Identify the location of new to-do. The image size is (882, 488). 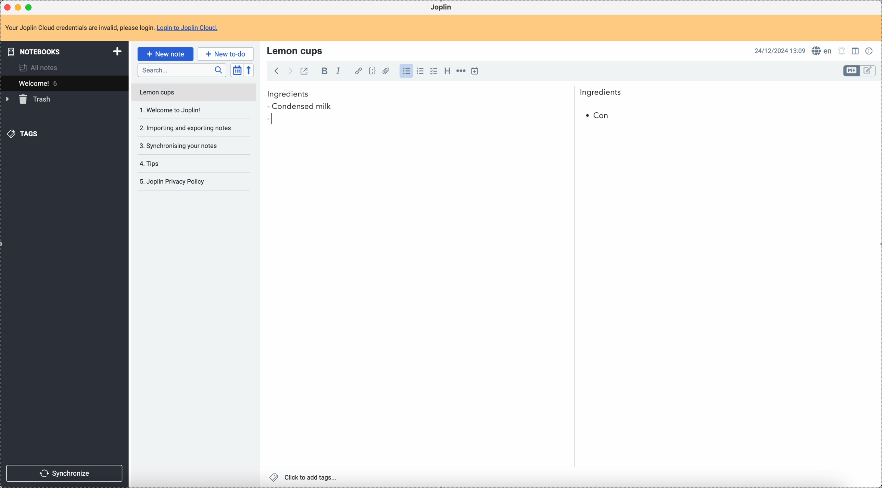
(226, 54).